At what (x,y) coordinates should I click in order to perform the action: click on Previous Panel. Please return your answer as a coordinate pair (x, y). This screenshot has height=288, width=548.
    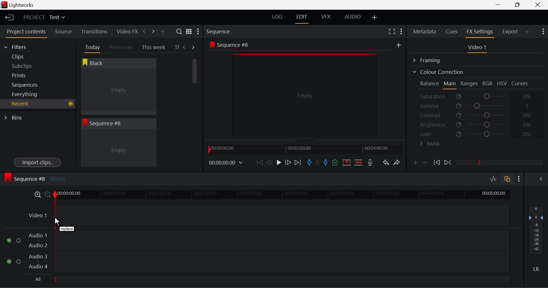
    Looking at the image, I should click on (144, 32).